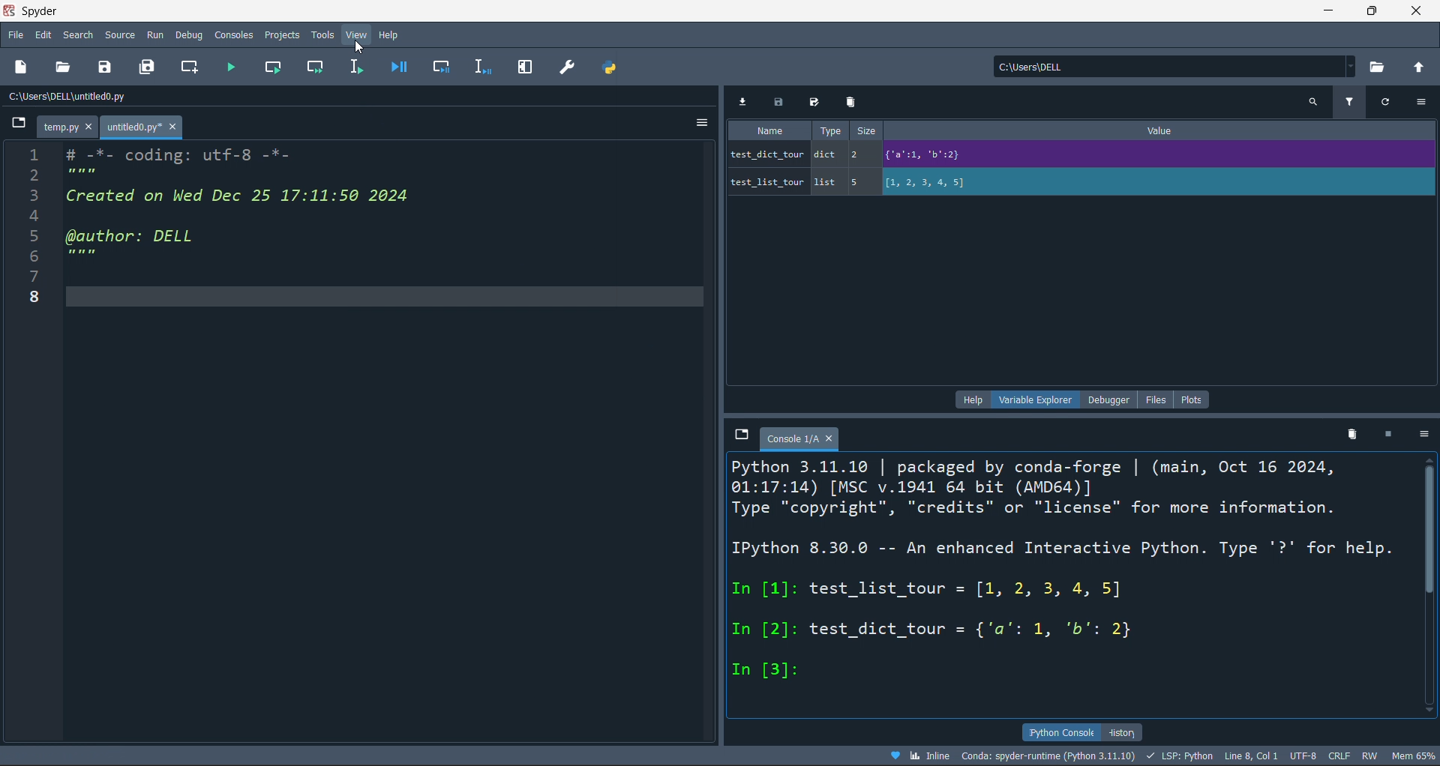 Image resolution: width=1440 pixels, height=766 pixels. What do you see at coordinates (859, 182) in the screenshot?
I see `5` at bounding box center [859, 182].